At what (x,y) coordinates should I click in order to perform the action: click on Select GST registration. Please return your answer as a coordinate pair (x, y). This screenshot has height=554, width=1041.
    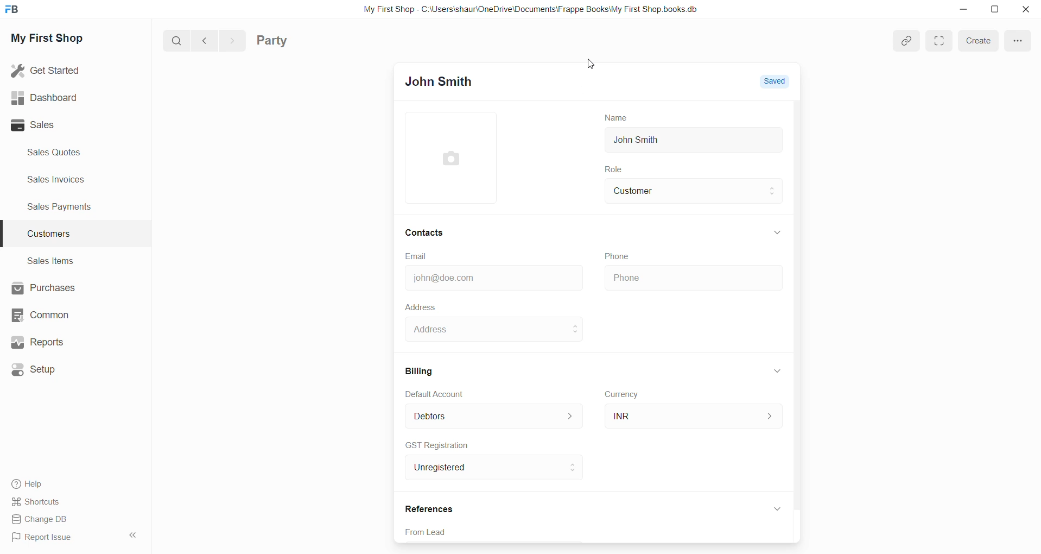
    Looking at the image, I should click on (477, 468).